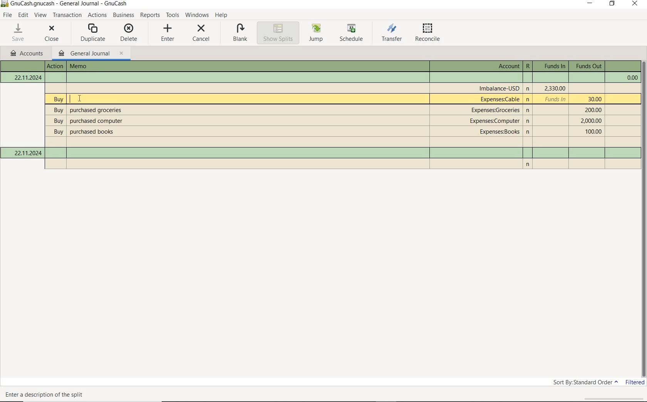  I want to click on Text, so click(528, 66).